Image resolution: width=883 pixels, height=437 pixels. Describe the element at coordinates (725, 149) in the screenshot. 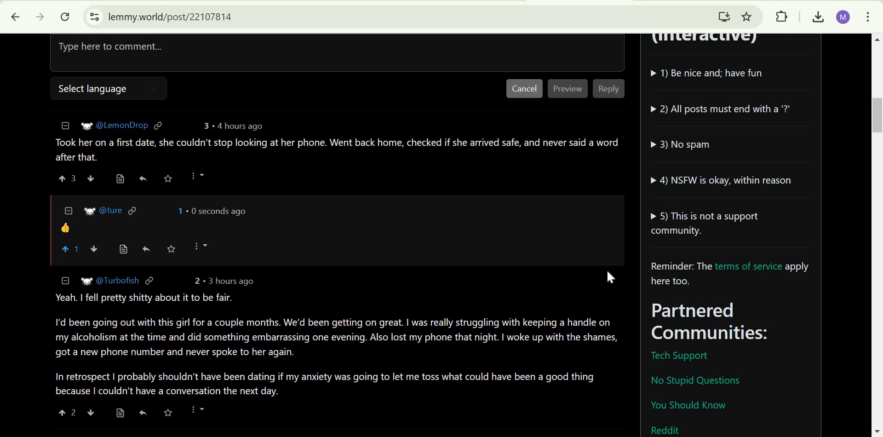

I see `community guidelines` at that location.